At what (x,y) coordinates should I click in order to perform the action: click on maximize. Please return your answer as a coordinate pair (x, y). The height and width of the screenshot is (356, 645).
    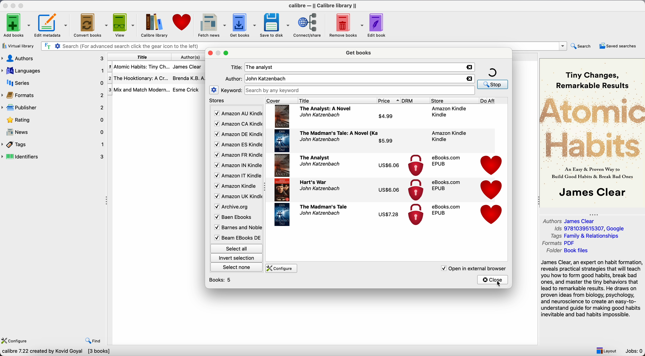
    Looking at the image, I should click on (226, 54).